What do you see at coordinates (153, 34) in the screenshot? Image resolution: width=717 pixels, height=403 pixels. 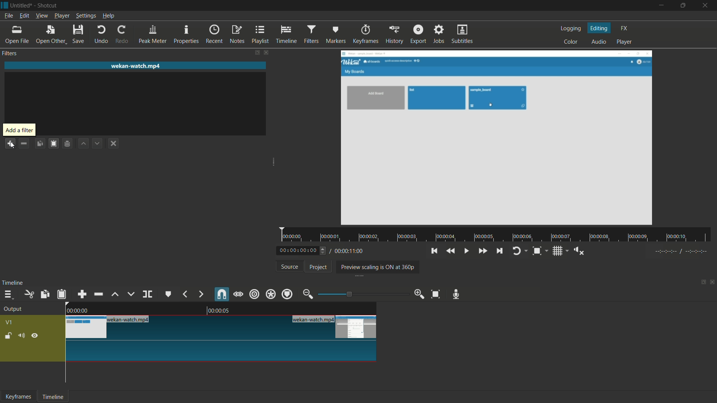 I see `peak meter` at bounding box center [153, 34].